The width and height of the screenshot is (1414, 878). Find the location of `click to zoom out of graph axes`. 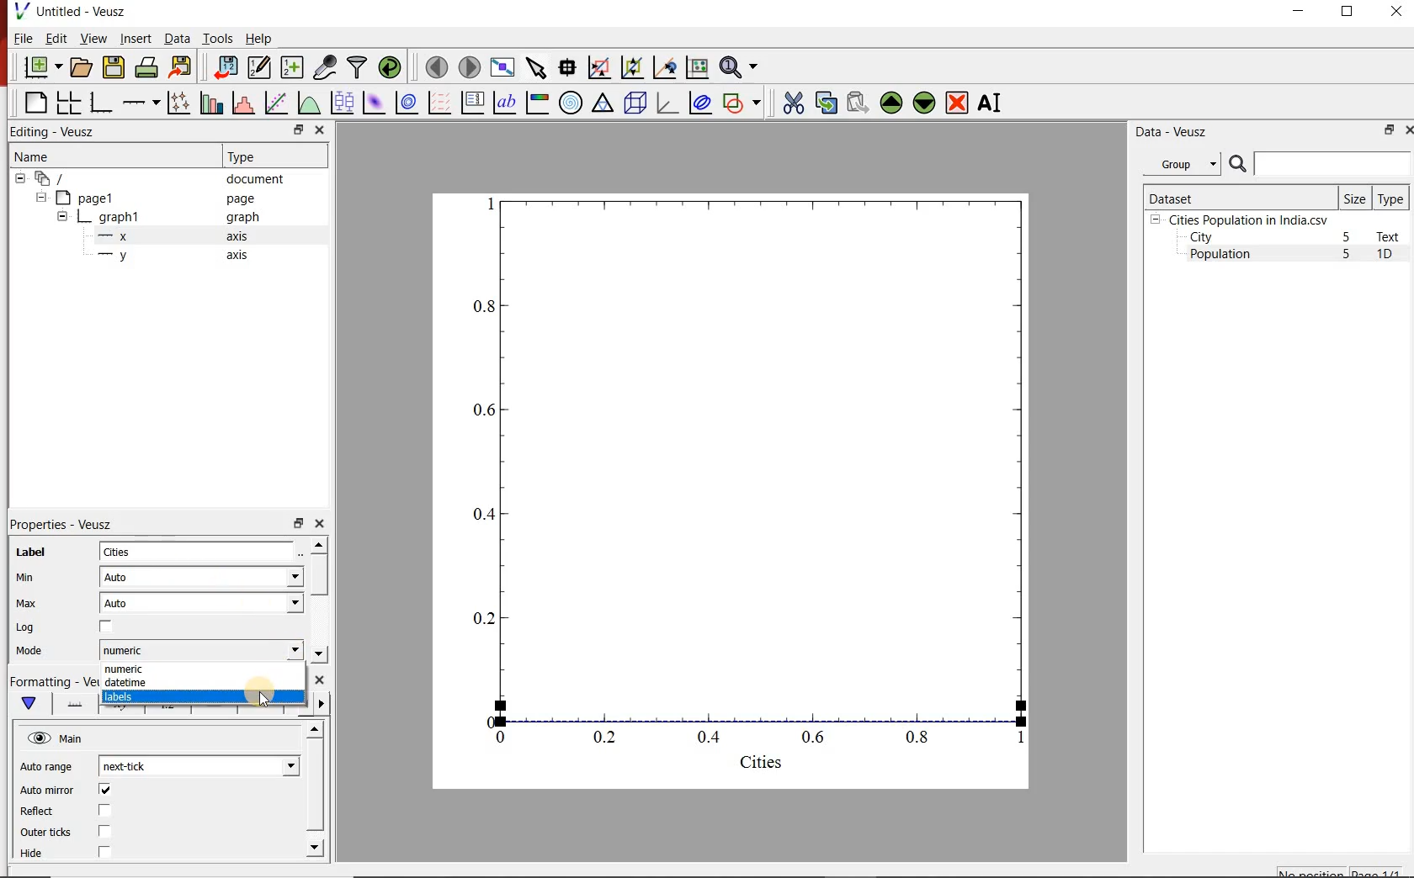

click to zoom out of graph axes is located at coordinates (630, 69).